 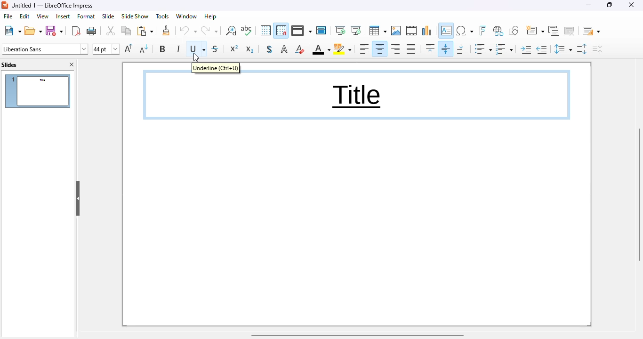 What do you see at coordinates (483, 48) in the screenshot?
I see `toggle unordered list` at bounding box center [483, 48].